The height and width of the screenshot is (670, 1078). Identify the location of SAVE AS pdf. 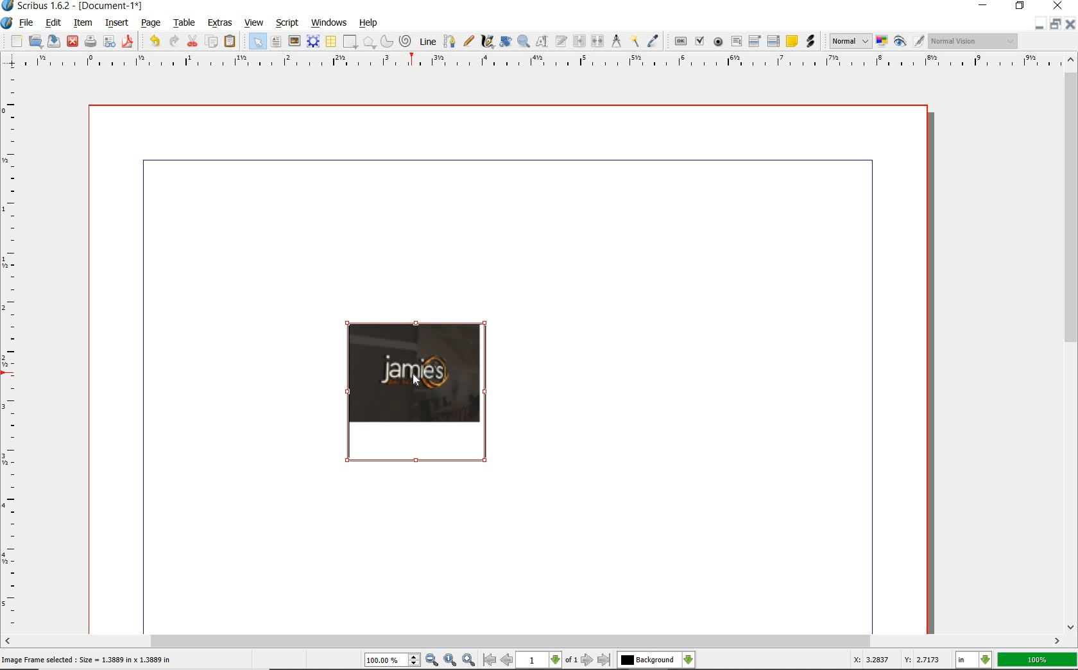
(129, 42).